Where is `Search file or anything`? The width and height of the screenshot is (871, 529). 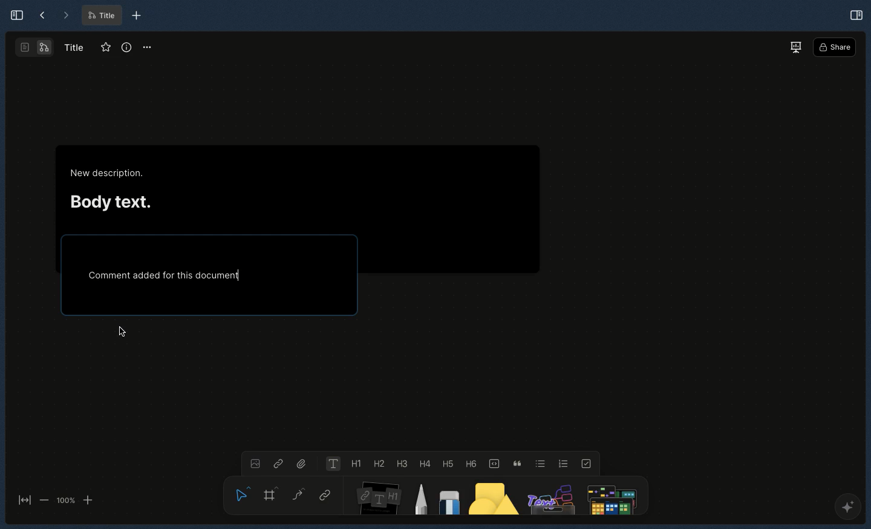 Search file or anything is located at coordinates (610, 496).